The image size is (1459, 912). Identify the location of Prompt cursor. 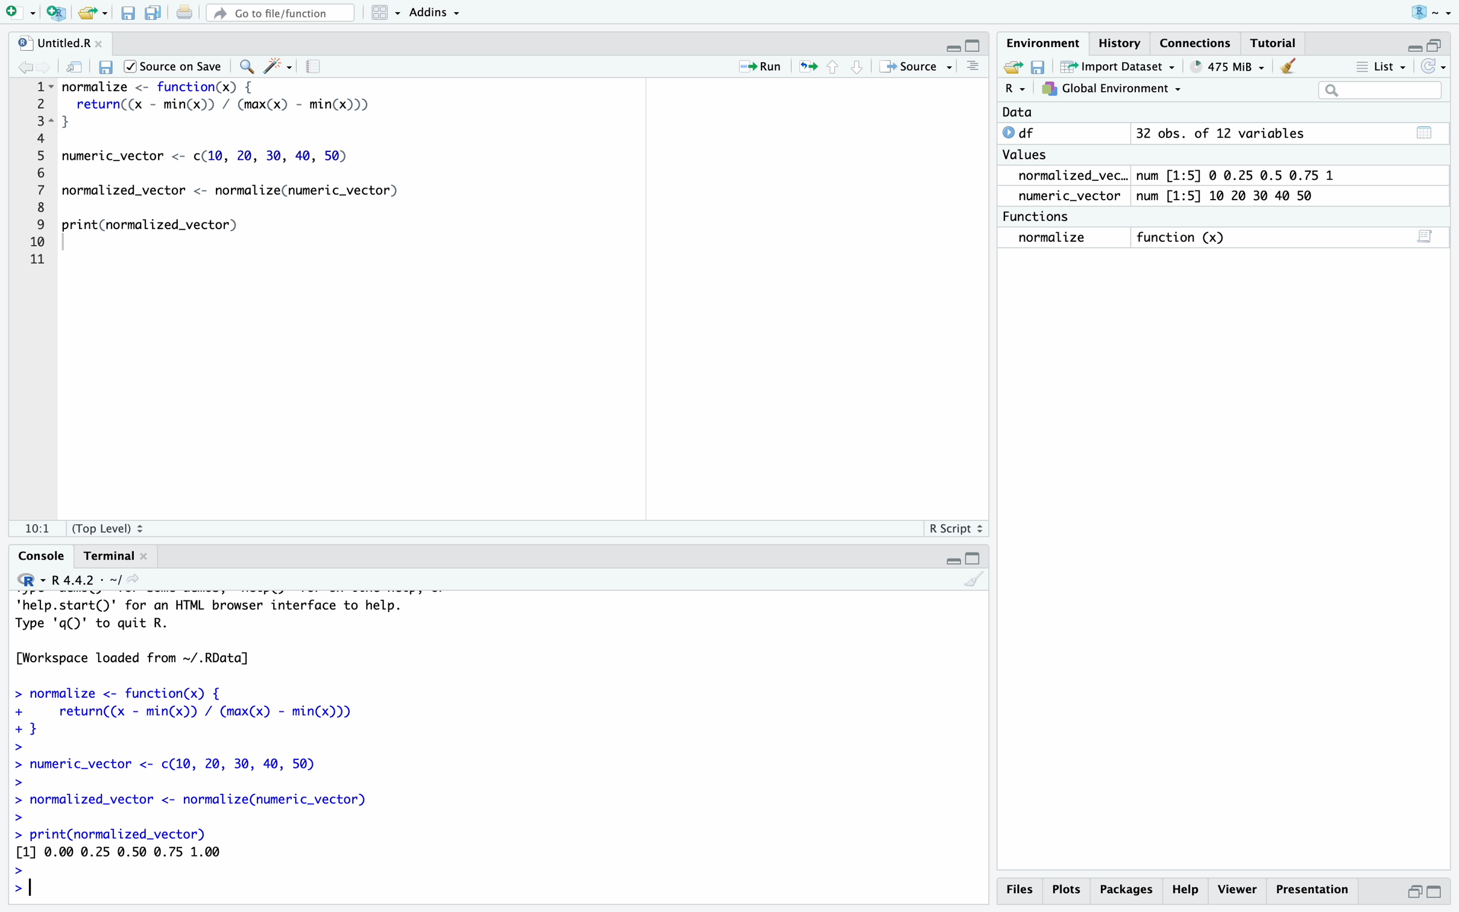
(28, 883).